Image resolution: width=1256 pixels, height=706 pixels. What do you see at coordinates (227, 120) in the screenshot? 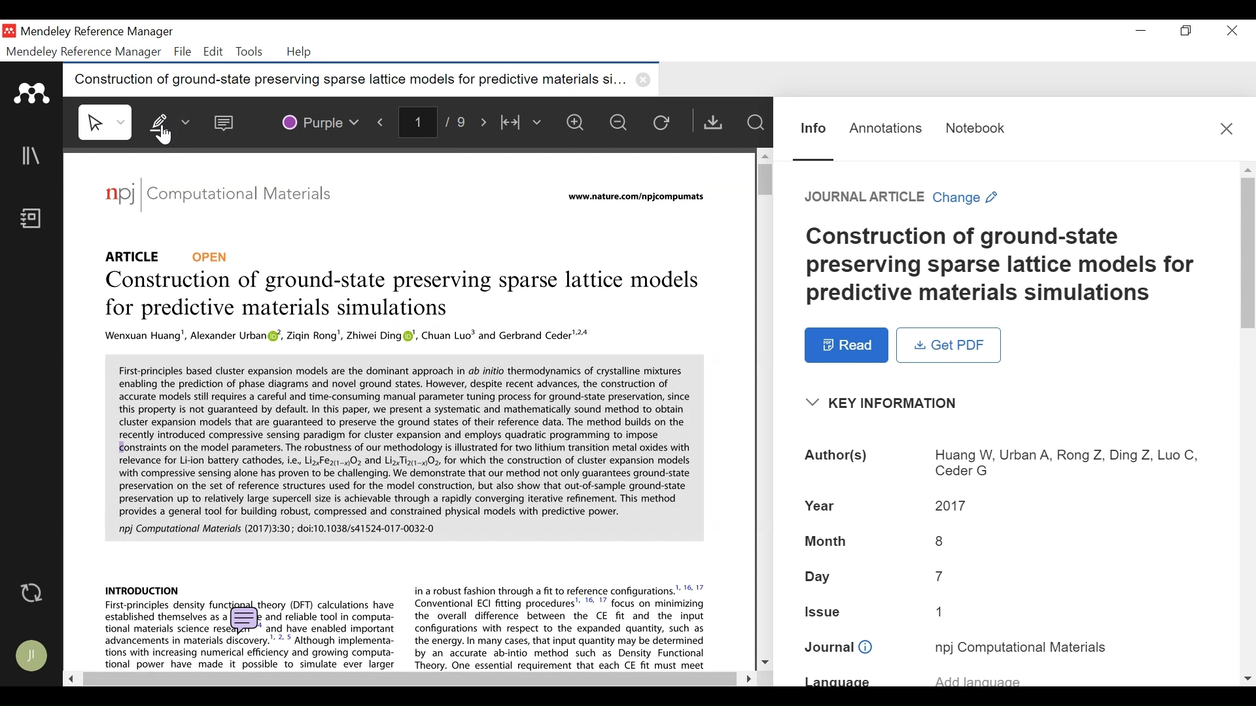
I see `Sticky Note` at bounding box center [227, 120].